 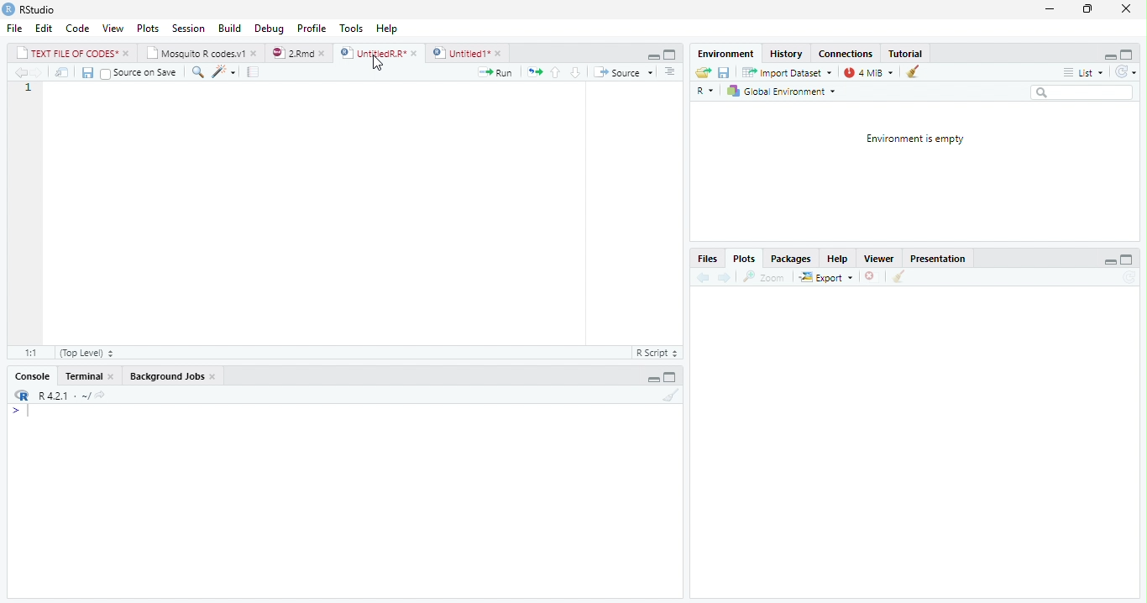 What do you see at coordinates (172, 378) in the screenshot?
I see `Background Jobs` at bounding box center [172, 378].